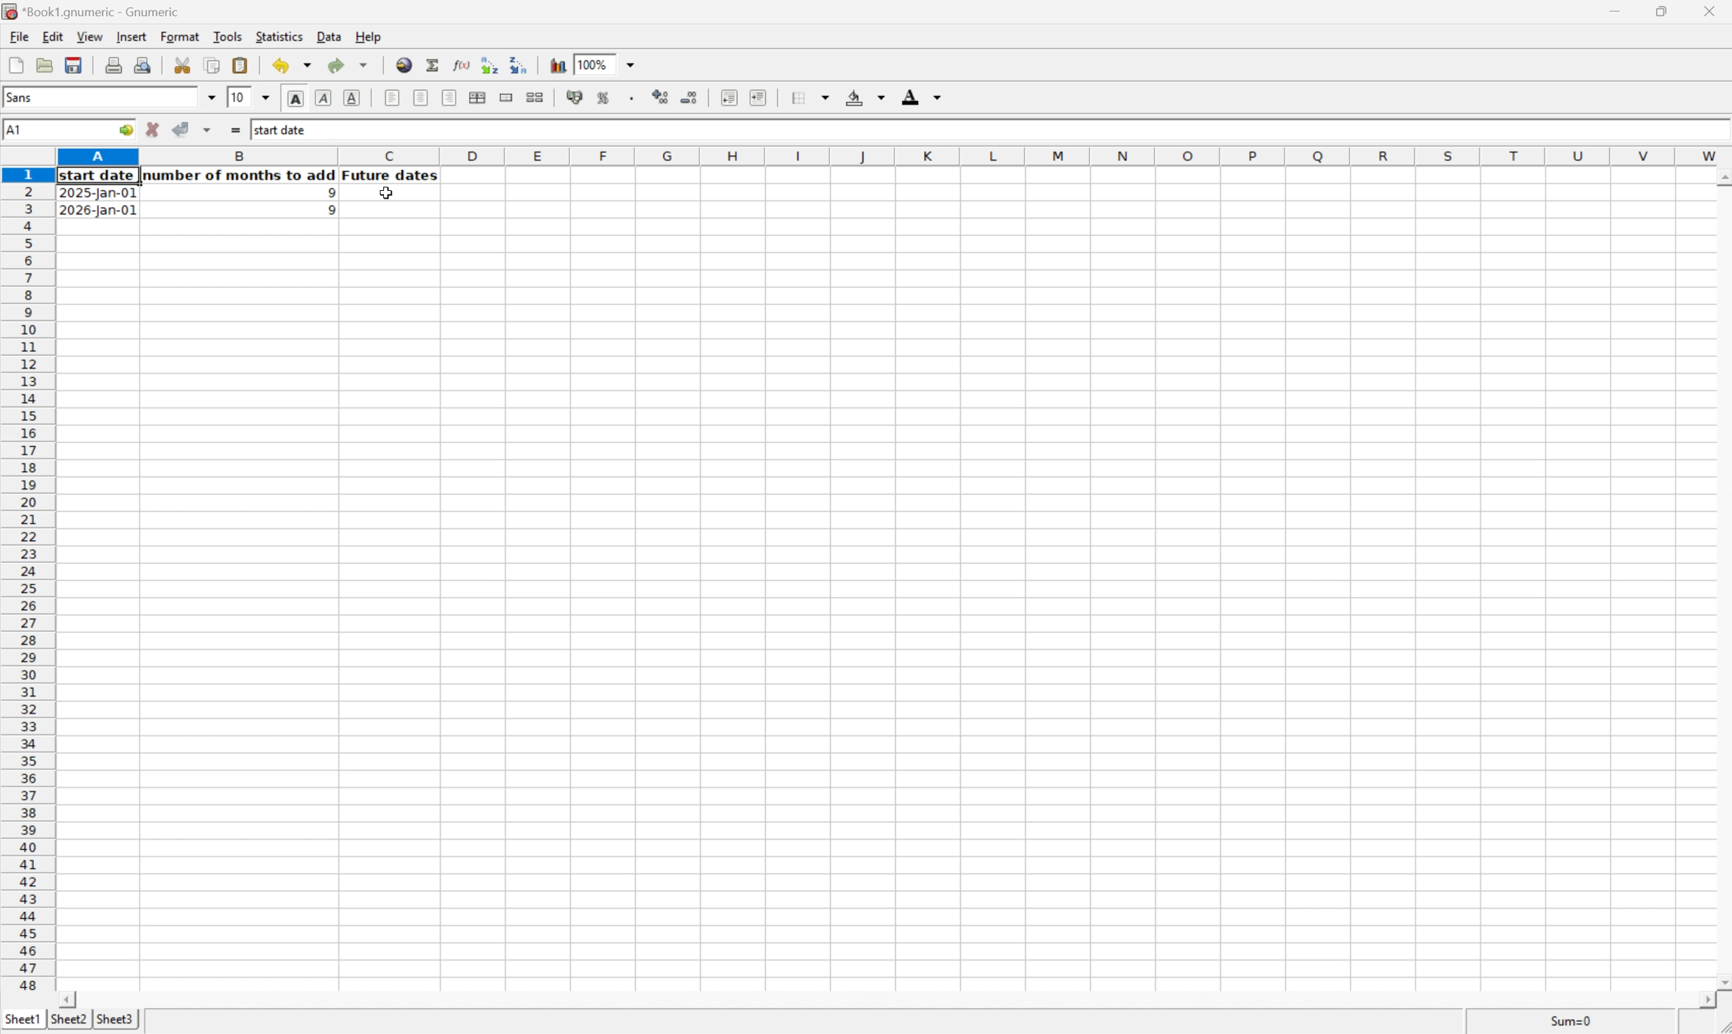 The width and height of the screenshot is (1732, 1034). Describe the element at coordinates (98, 211) in the screenshot. I see `2026-jan-01` at that location.